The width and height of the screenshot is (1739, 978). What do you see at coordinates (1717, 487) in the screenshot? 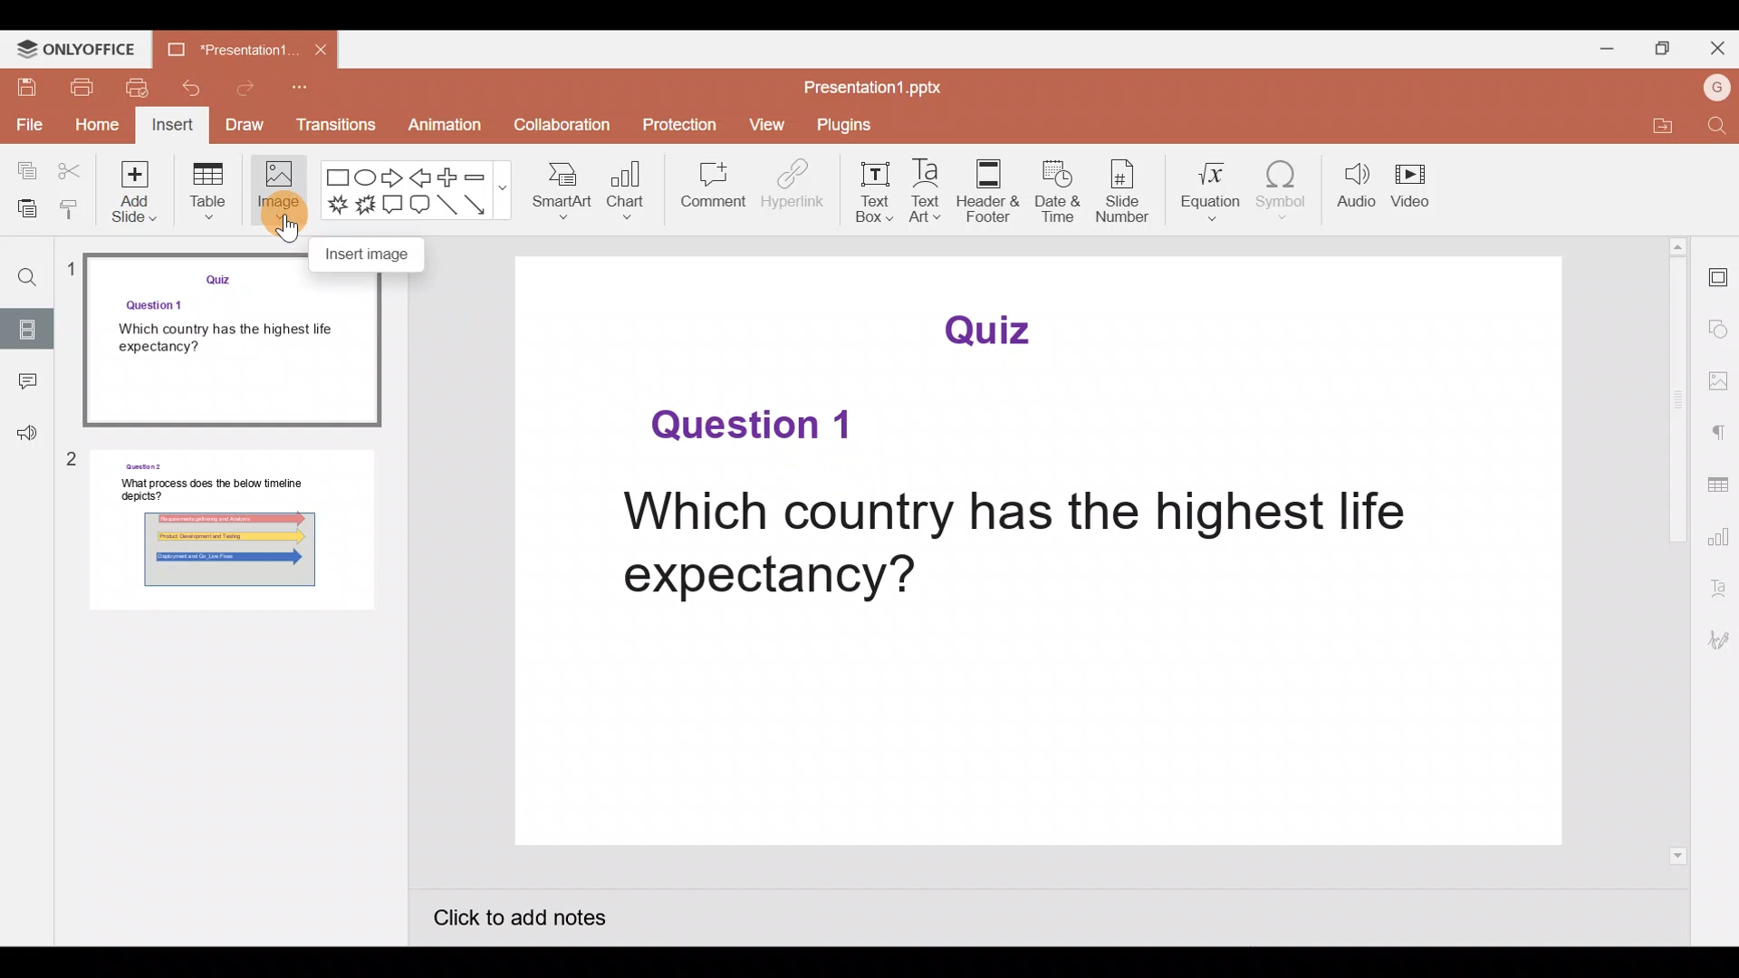
I see `Table settings` at bounding box center [1717, 487].